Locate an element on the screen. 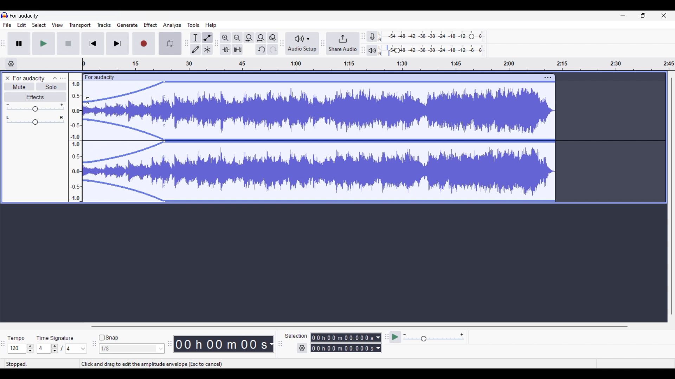 This screenshot has width=675, height=379. timeline is located at coordinates (378, 64).